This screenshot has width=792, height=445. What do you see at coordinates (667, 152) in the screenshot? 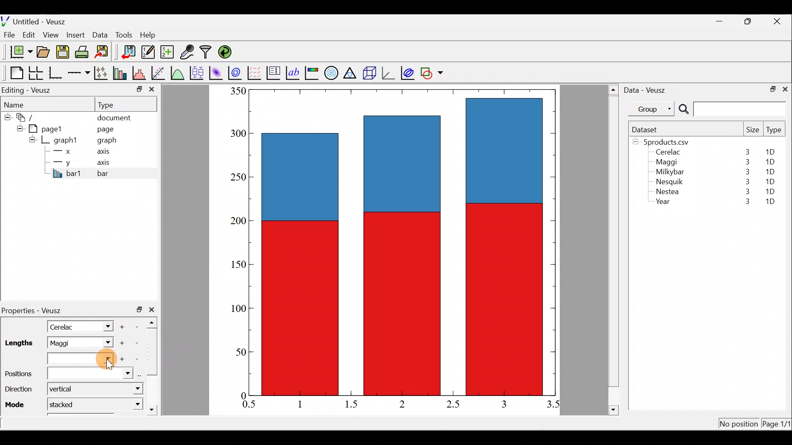
I see `Cerelac` at bounding box center [667, 152].